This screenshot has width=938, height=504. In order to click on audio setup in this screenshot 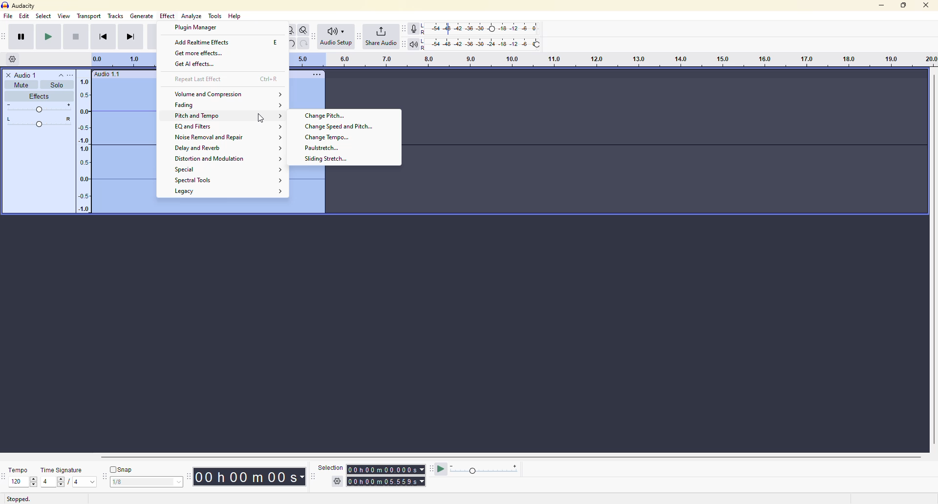, I will do `click(336, 36)`.